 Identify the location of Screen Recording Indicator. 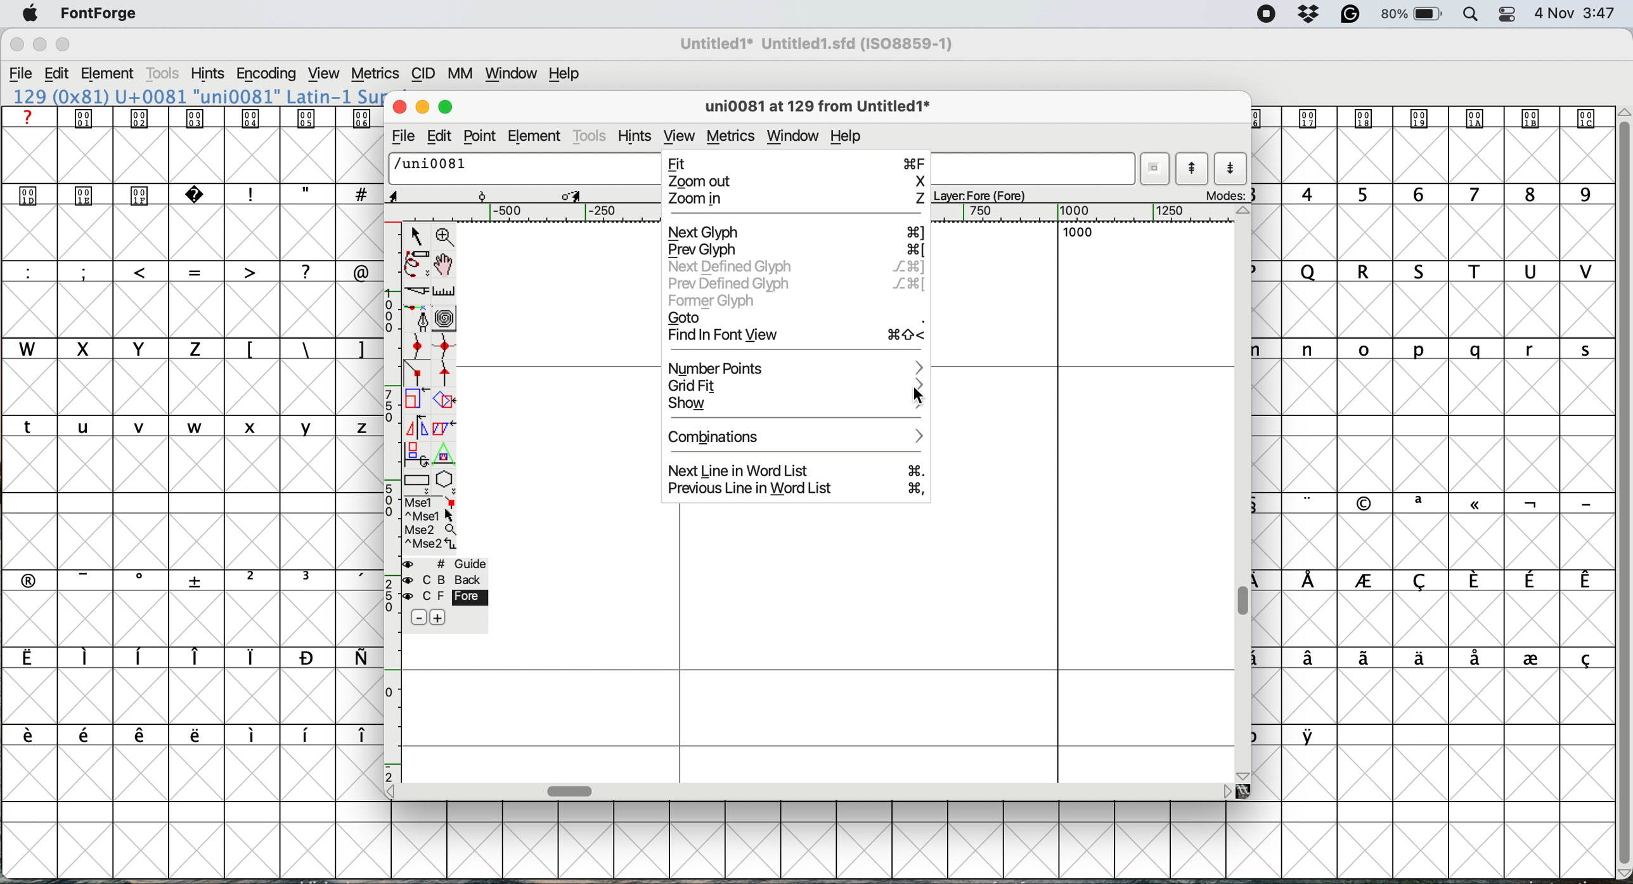
(1267, 14).